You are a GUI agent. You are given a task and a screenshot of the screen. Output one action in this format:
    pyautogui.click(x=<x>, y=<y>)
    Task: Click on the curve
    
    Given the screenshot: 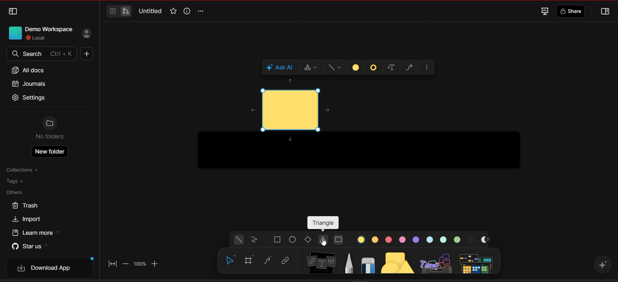 What is the action you would take?
    pyautogui.click(x=268, y=260)
    